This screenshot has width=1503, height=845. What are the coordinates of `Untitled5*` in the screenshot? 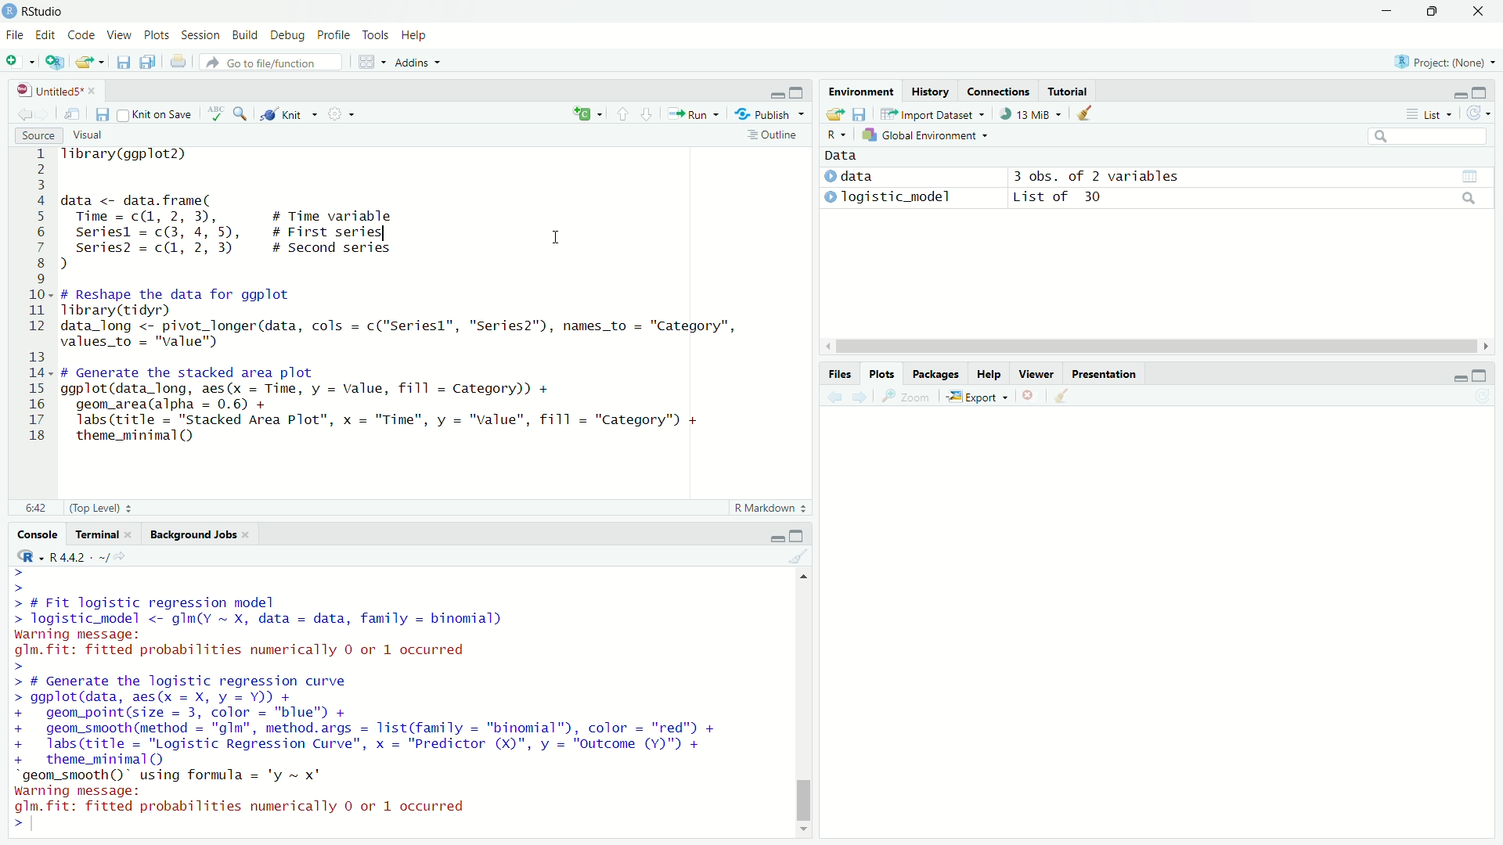 It's located at (45, 89).